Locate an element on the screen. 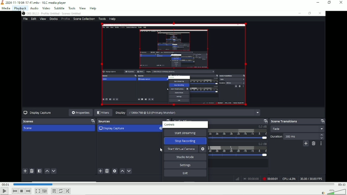  help is located at coordinates (93, 8).